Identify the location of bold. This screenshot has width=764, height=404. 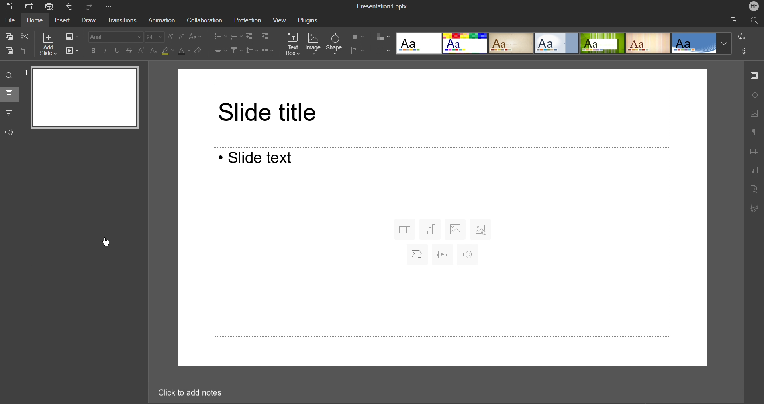
(92, 50).